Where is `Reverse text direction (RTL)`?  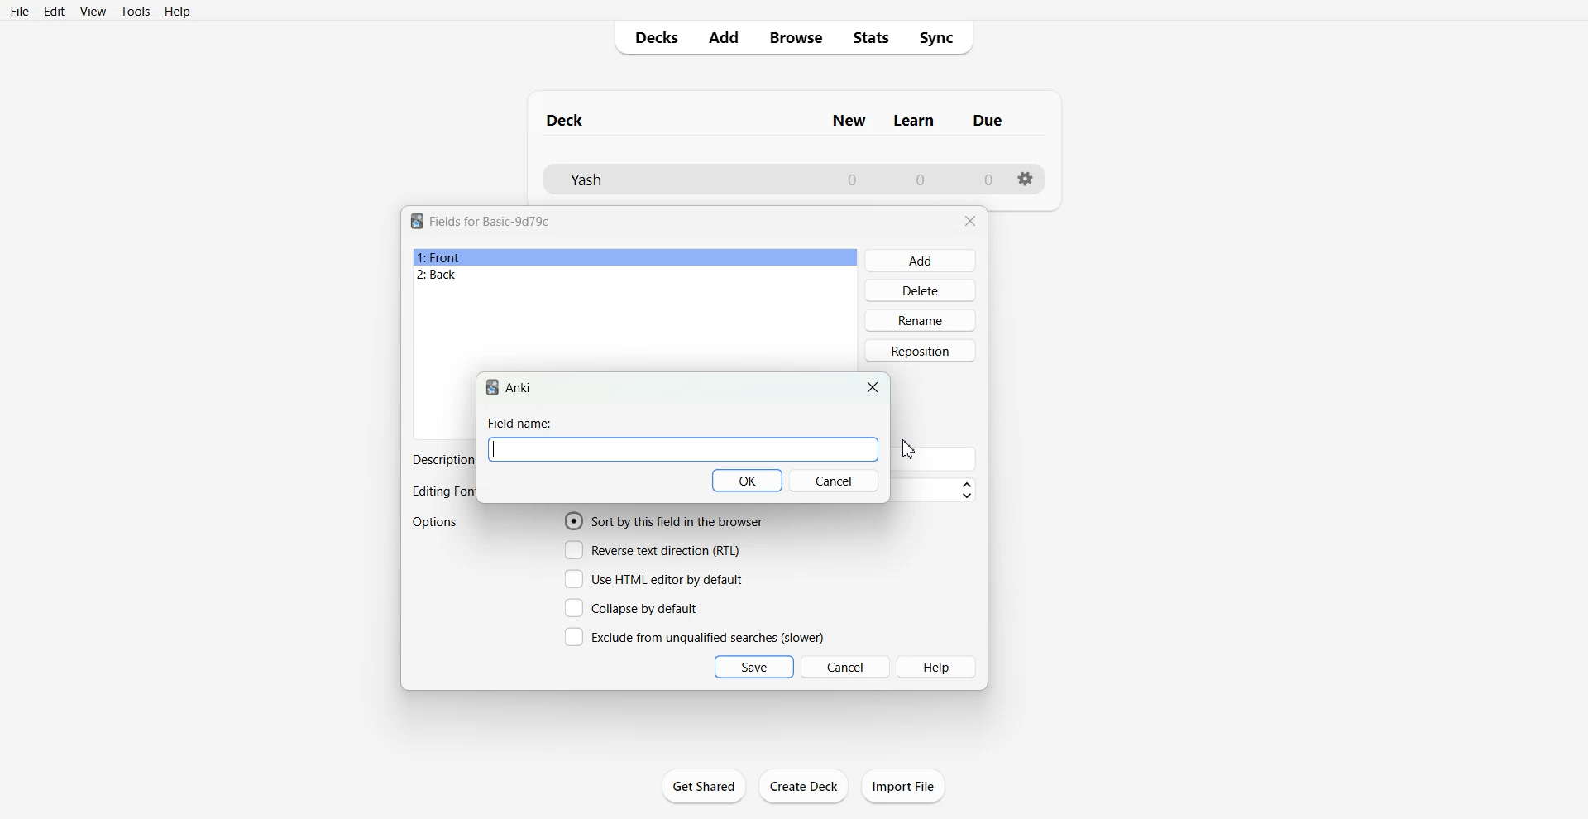
Reverse text direction (RTL) is located at coordinates (653, 550).